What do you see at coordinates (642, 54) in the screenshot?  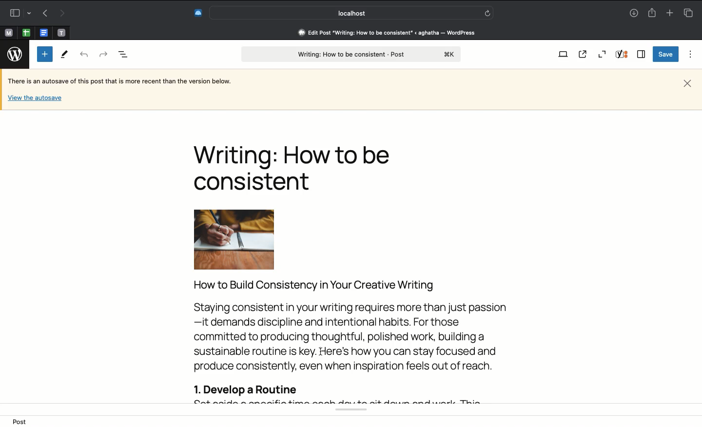 I see `Sidebar` at bounding box center [642, 54].